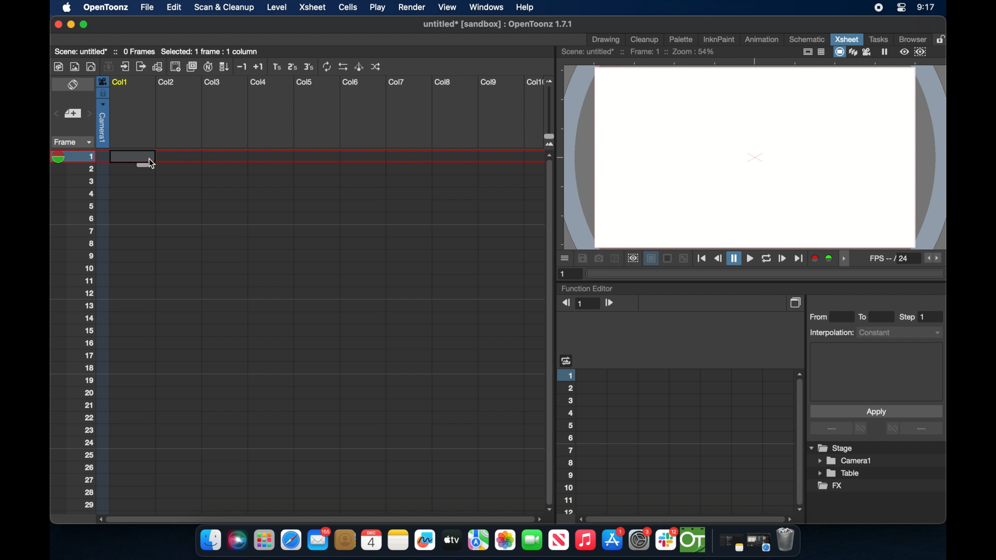  What do you see at coordinates (583, 258) in the screenshot?
I see `save` at bounding box center [583, 258].